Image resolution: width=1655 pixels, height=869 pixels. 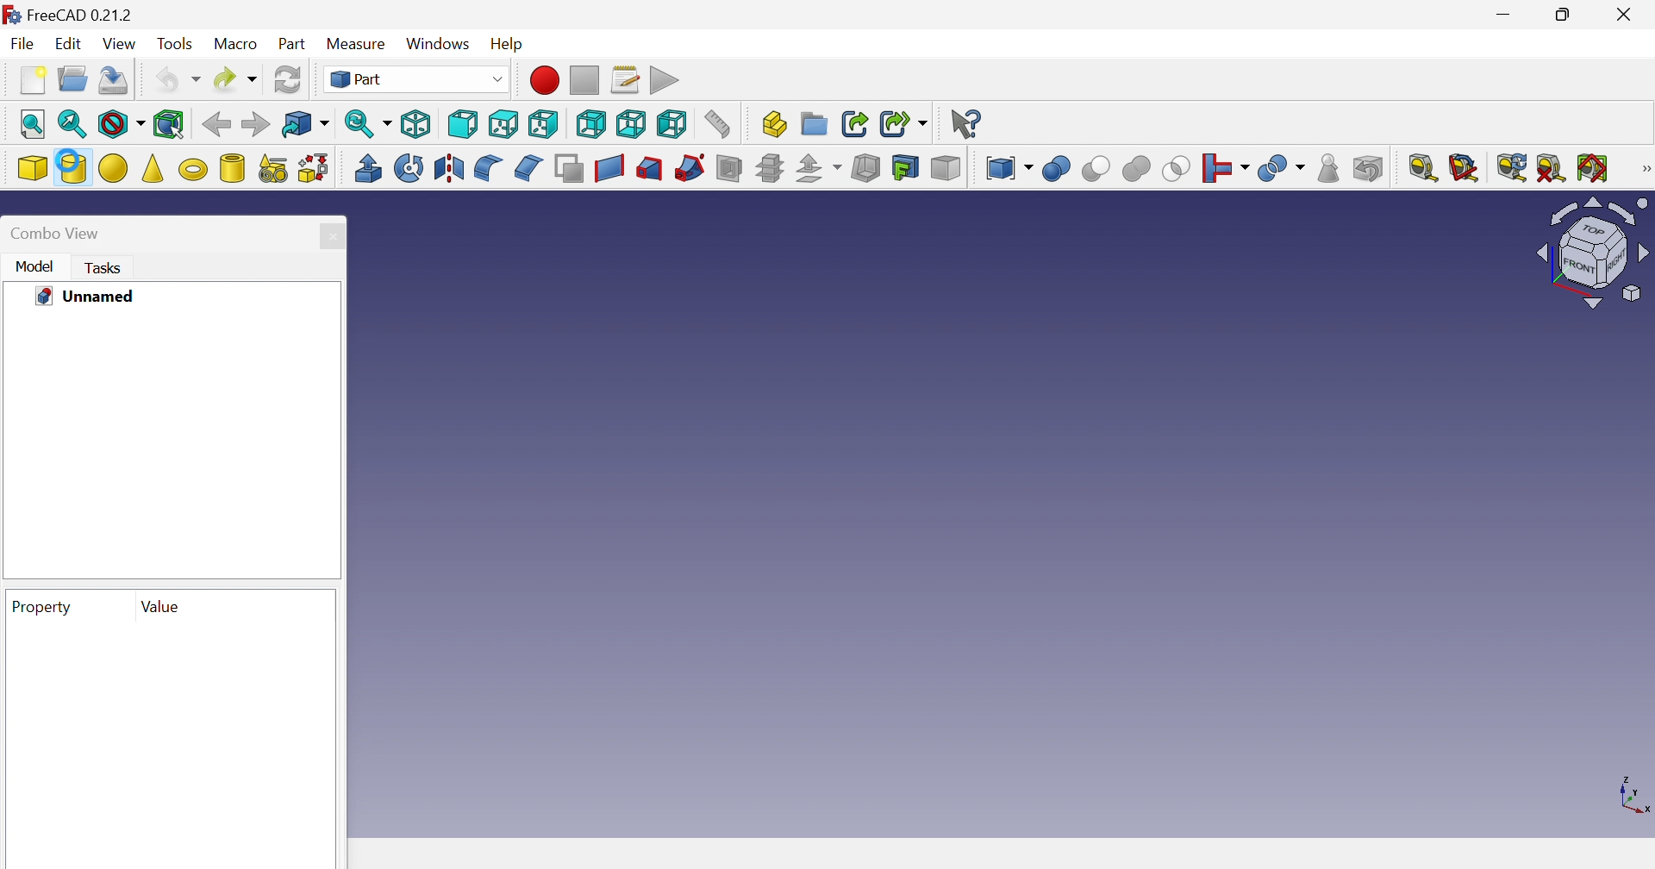 I want to click on Measure angular, so click(x=1464, y=169).